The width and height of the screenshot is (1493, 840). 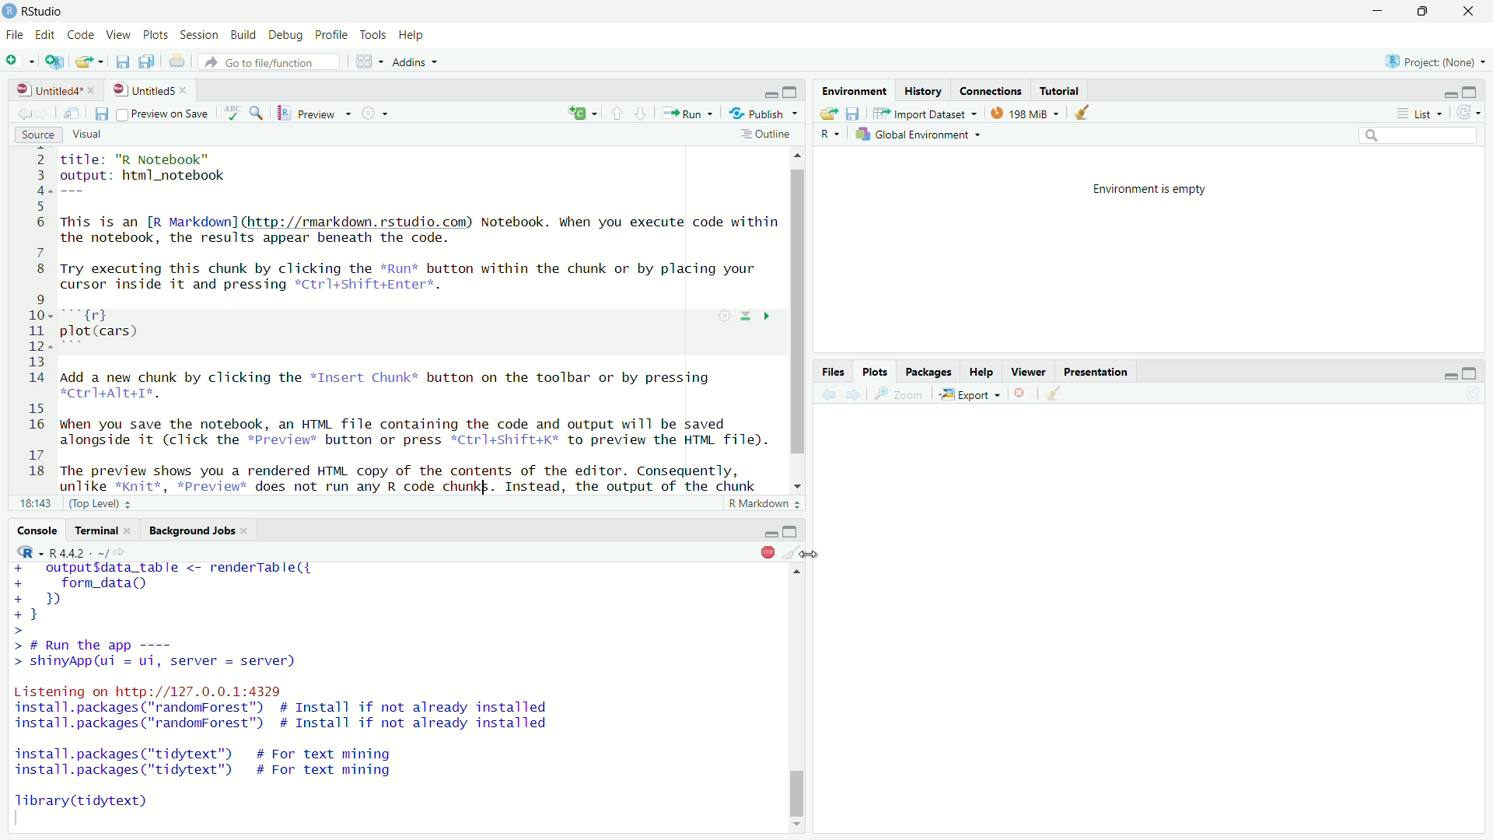 What do you see at coordinates (11, 11) in the screenshot?
I see `logo` at bounding box center [11, 11].